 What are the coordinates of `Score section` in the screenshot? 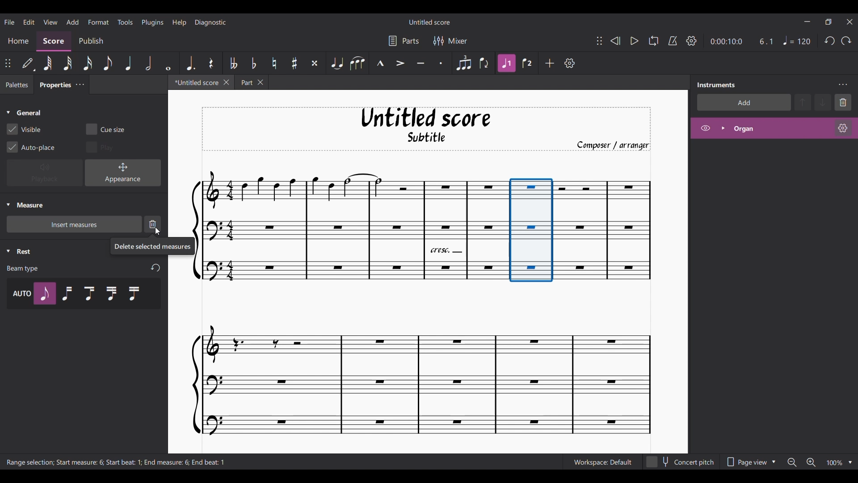 It's located at (53, 42).